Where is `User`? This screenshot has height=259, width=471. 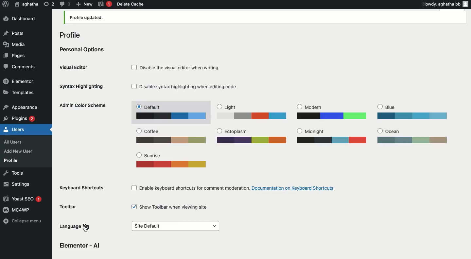 User is located at coordinates (27, 4).